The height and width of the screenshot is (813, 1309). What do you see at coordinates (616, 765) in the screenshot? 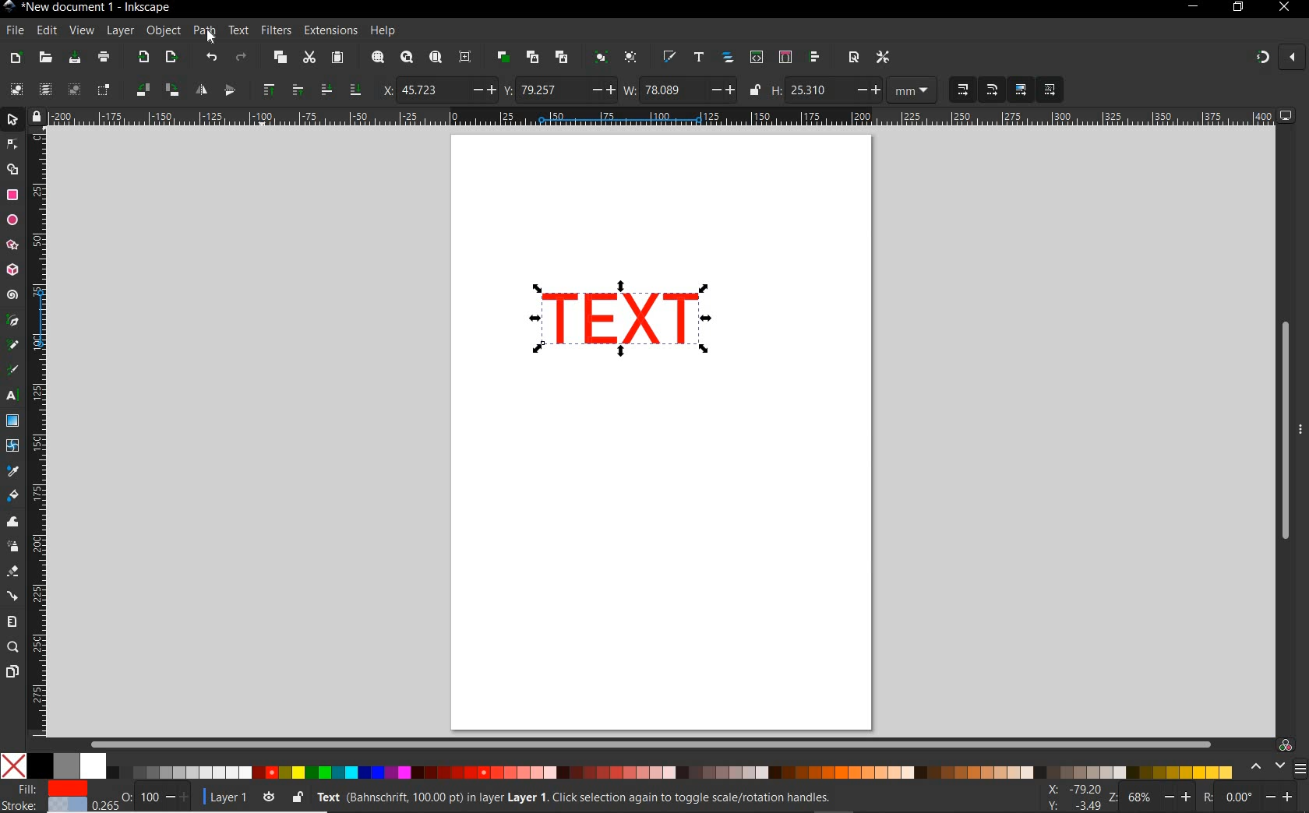
I see `COLOR MODE` at bounding box center [616, 765].